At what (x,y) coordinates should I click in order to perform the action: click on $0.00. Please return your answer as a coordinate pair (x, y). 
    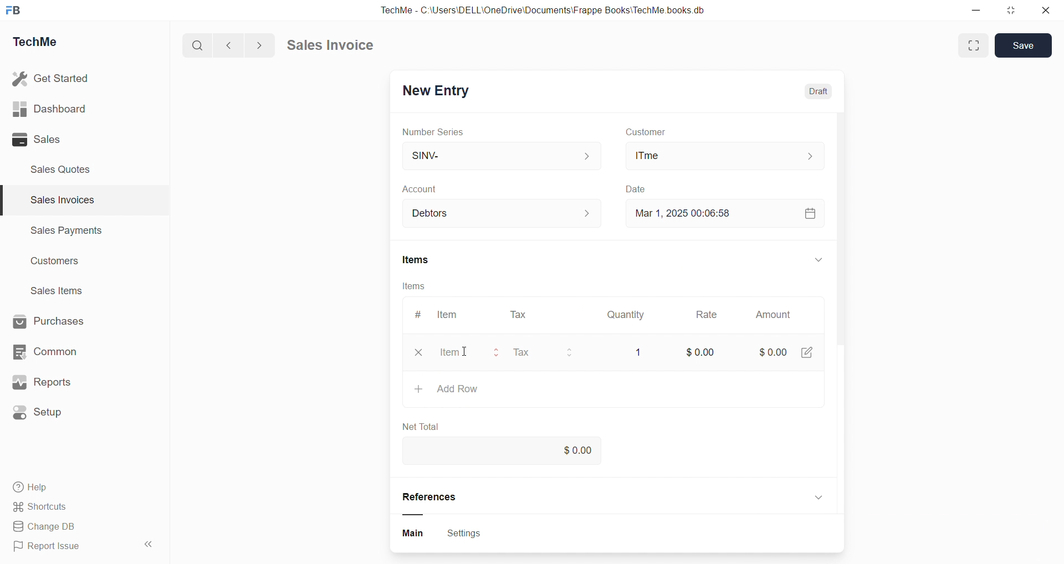
    Looking at the image, I should click on (572, 450).